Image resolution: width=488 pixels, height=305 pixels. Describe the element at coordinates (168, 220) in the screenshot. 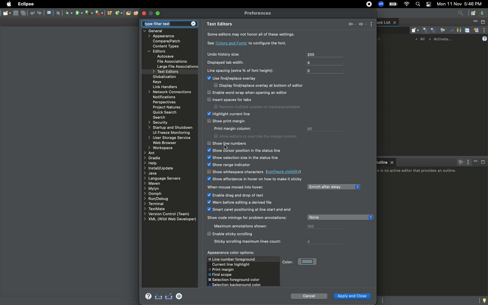

I see `XML` at that location.